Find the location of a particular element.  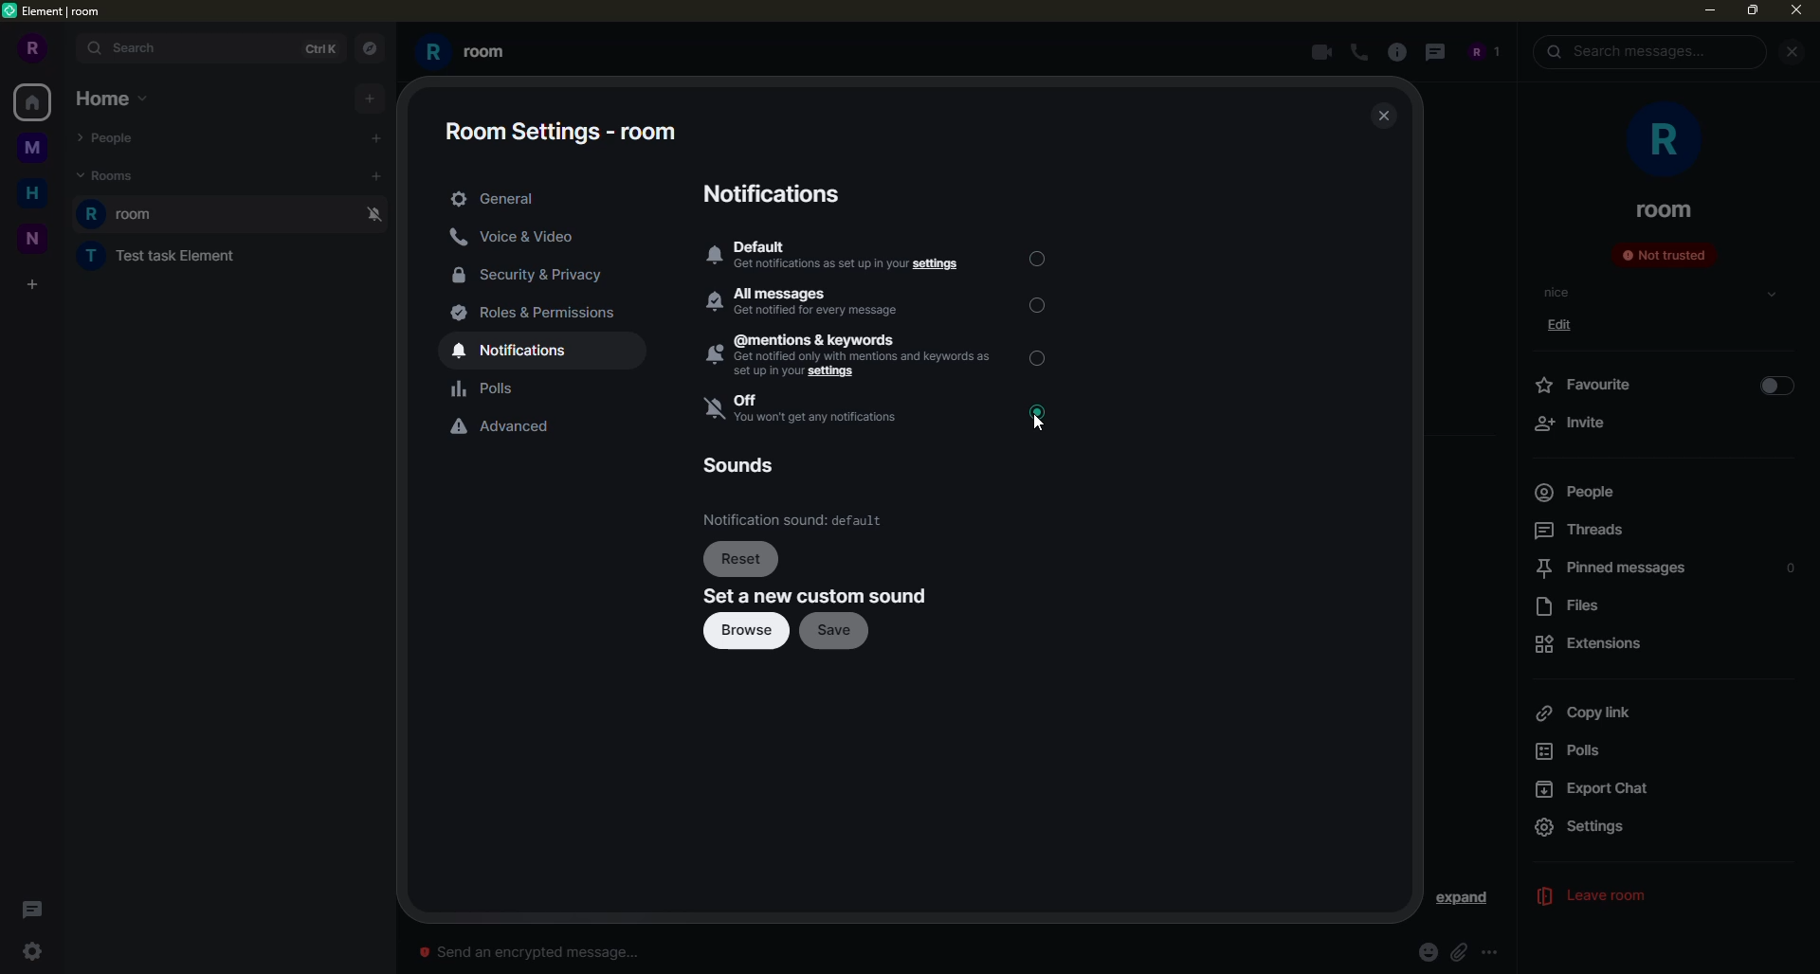

close is located at coordinates (1791, 52).